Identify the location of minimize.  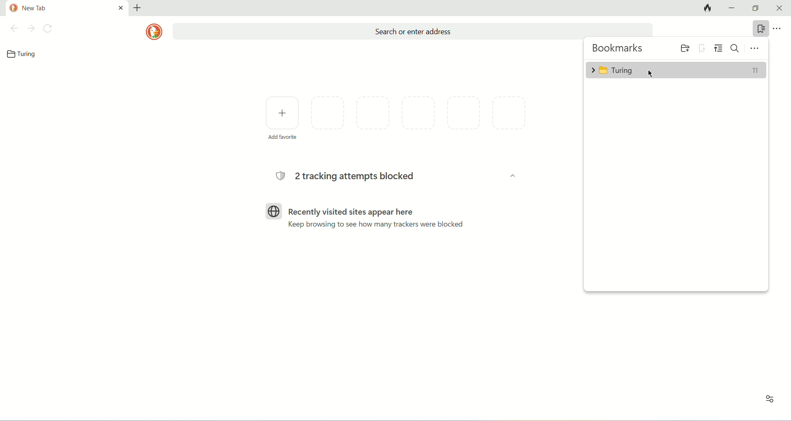
(732, 8).